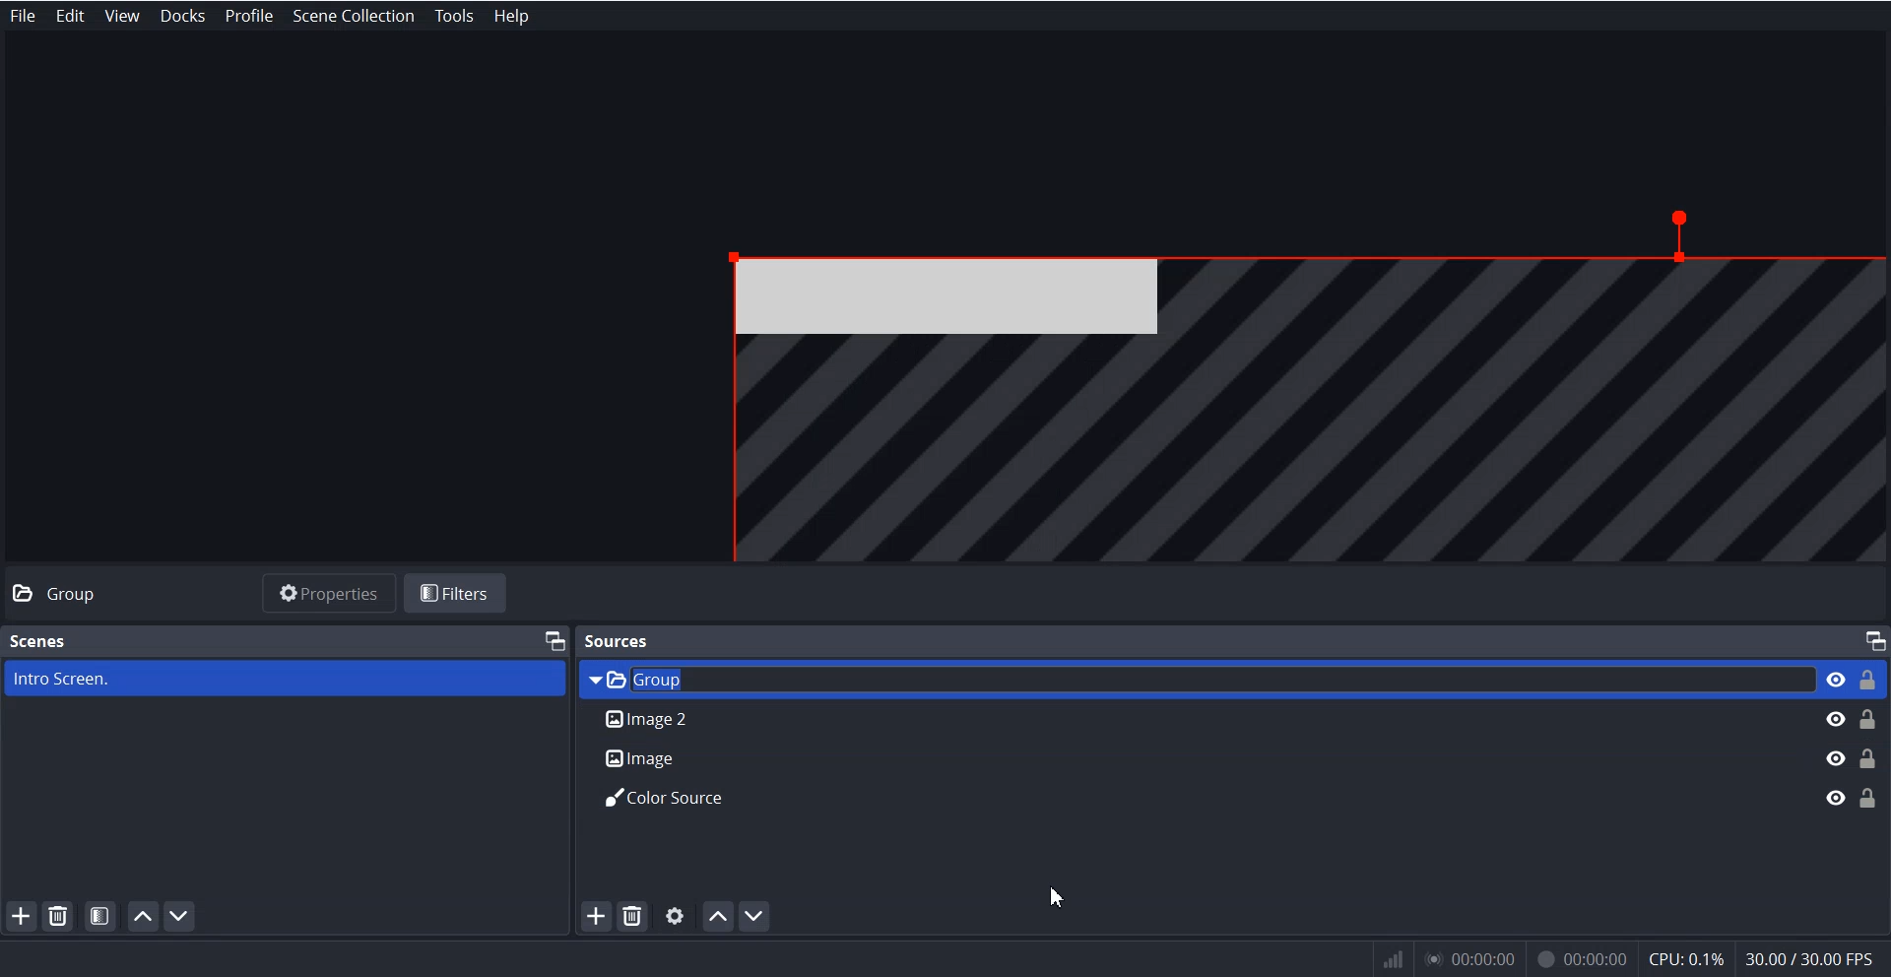 The image size is (1891, 977). Describe the element at coordinates (183, 16) in the screenshot. I see `Docks` at that location.